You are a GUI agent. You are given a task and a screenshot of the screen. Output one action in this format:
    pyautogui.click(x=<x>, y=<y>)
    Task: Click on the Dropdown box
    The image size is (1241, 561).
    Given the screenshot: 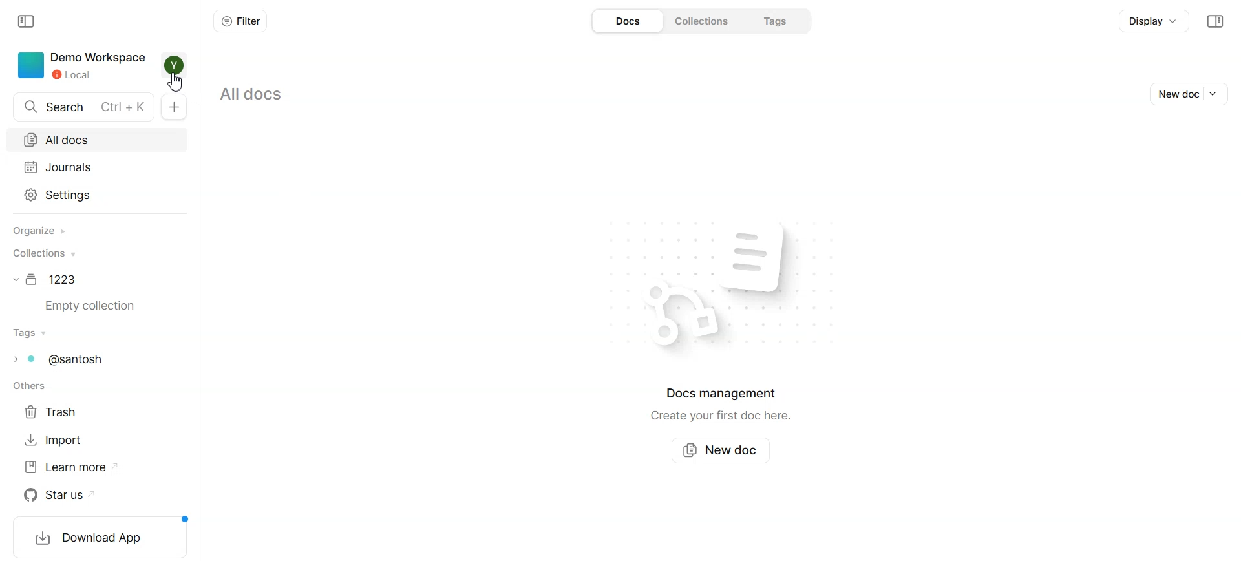 What is the action you would take?
    pyautogui.click(x=1217, y=93)
    